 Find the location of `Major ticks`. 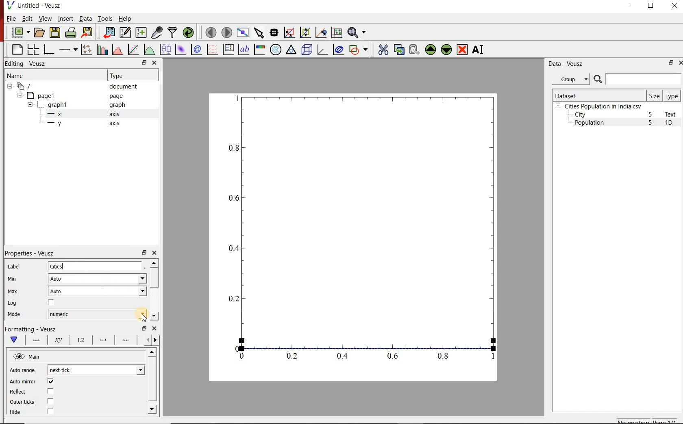

Major ticks is located at coordinates (101, 341).